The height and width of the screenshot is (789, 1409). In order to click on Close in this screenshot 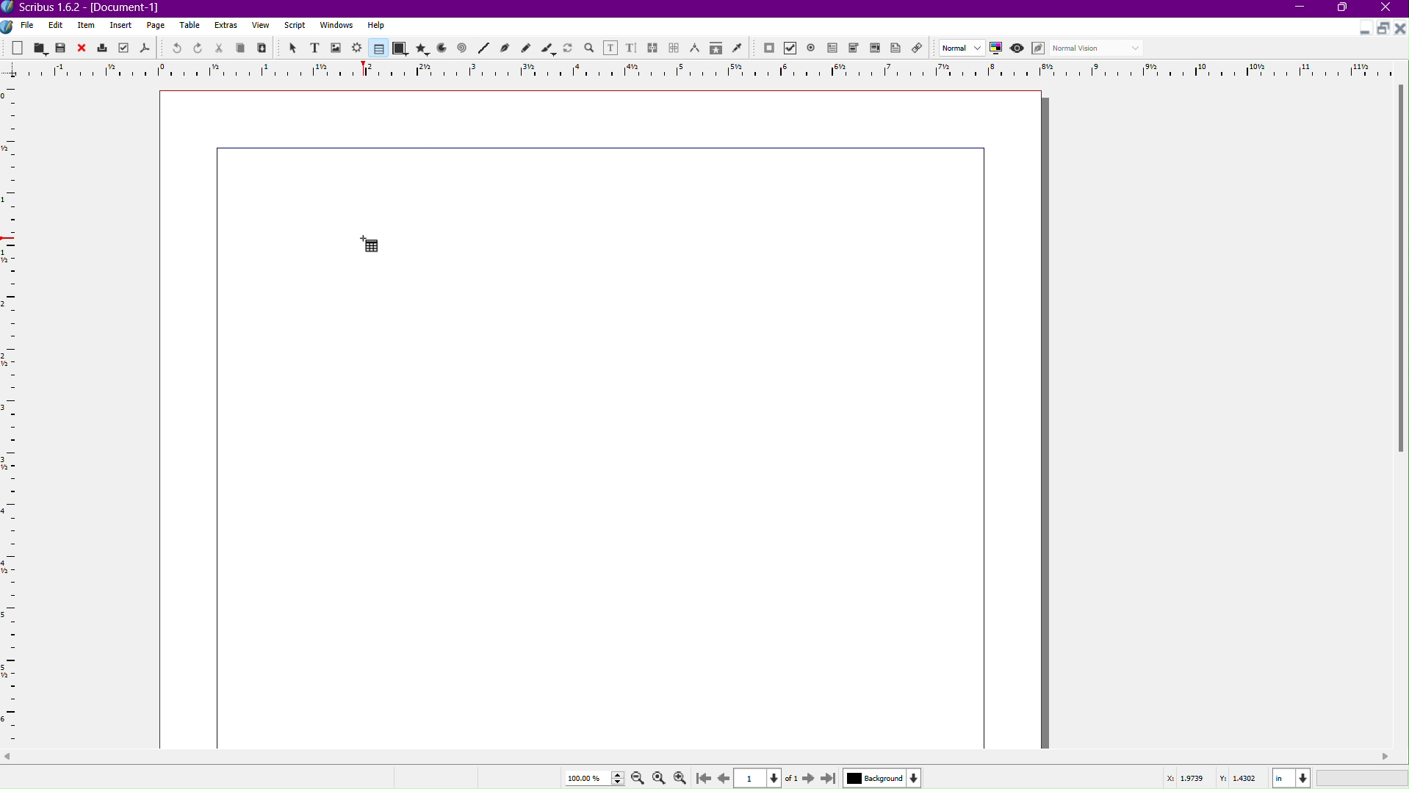, I will do `click(83, 48)`.